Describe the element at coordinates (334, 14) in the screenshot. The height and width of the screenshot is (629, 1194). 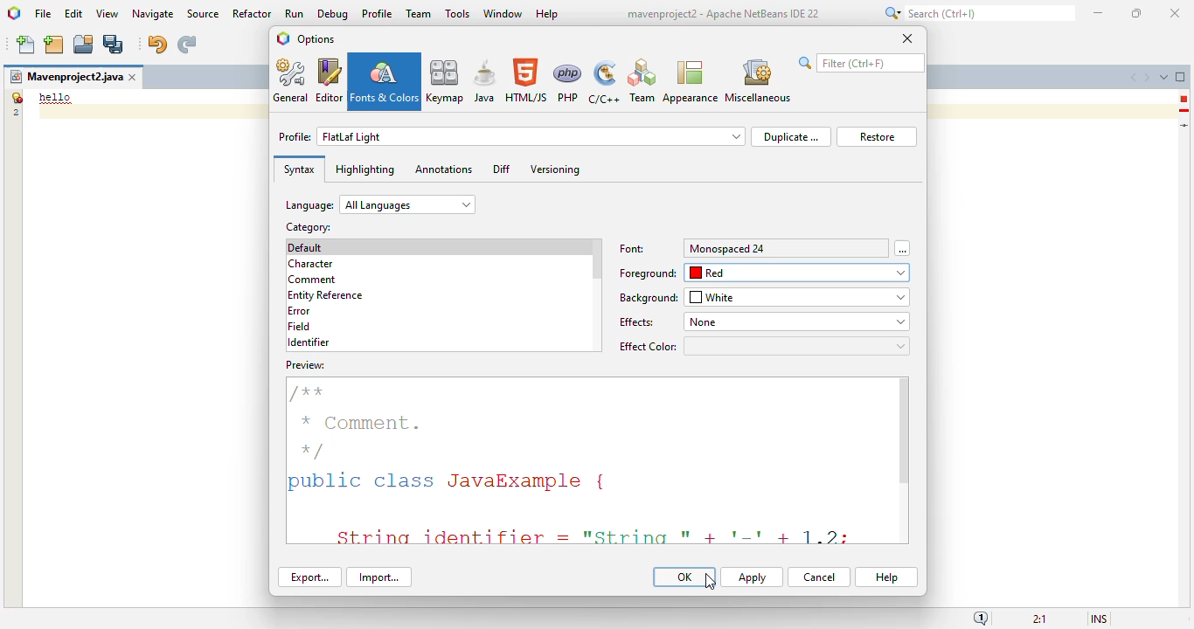
I see `debug` at that location.